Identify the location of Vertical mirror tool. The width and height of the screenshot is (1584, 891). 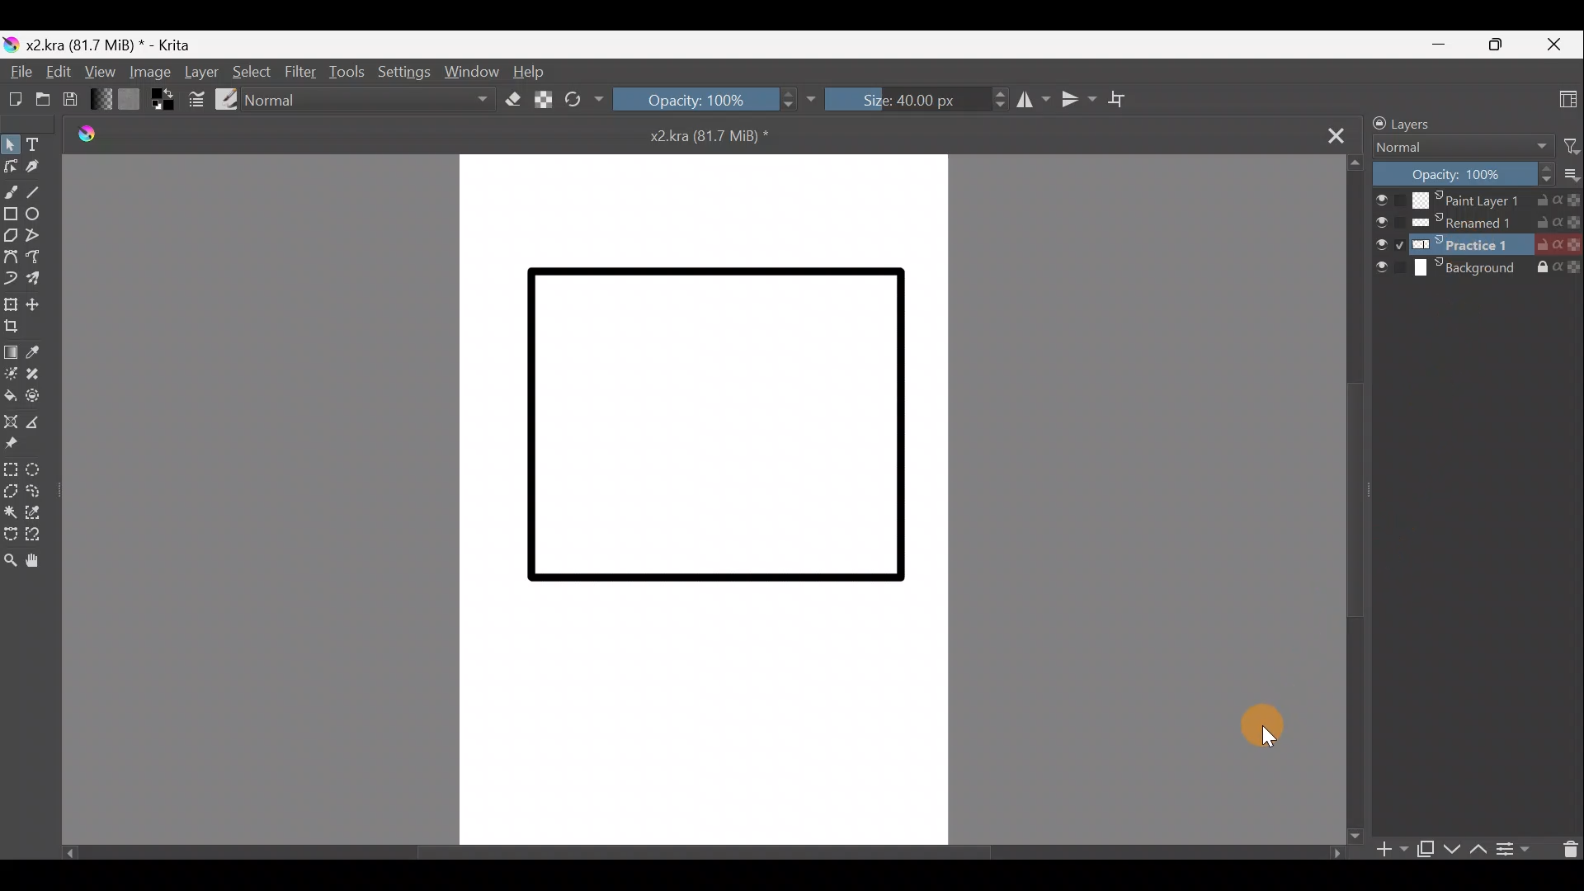
(1078, 94).